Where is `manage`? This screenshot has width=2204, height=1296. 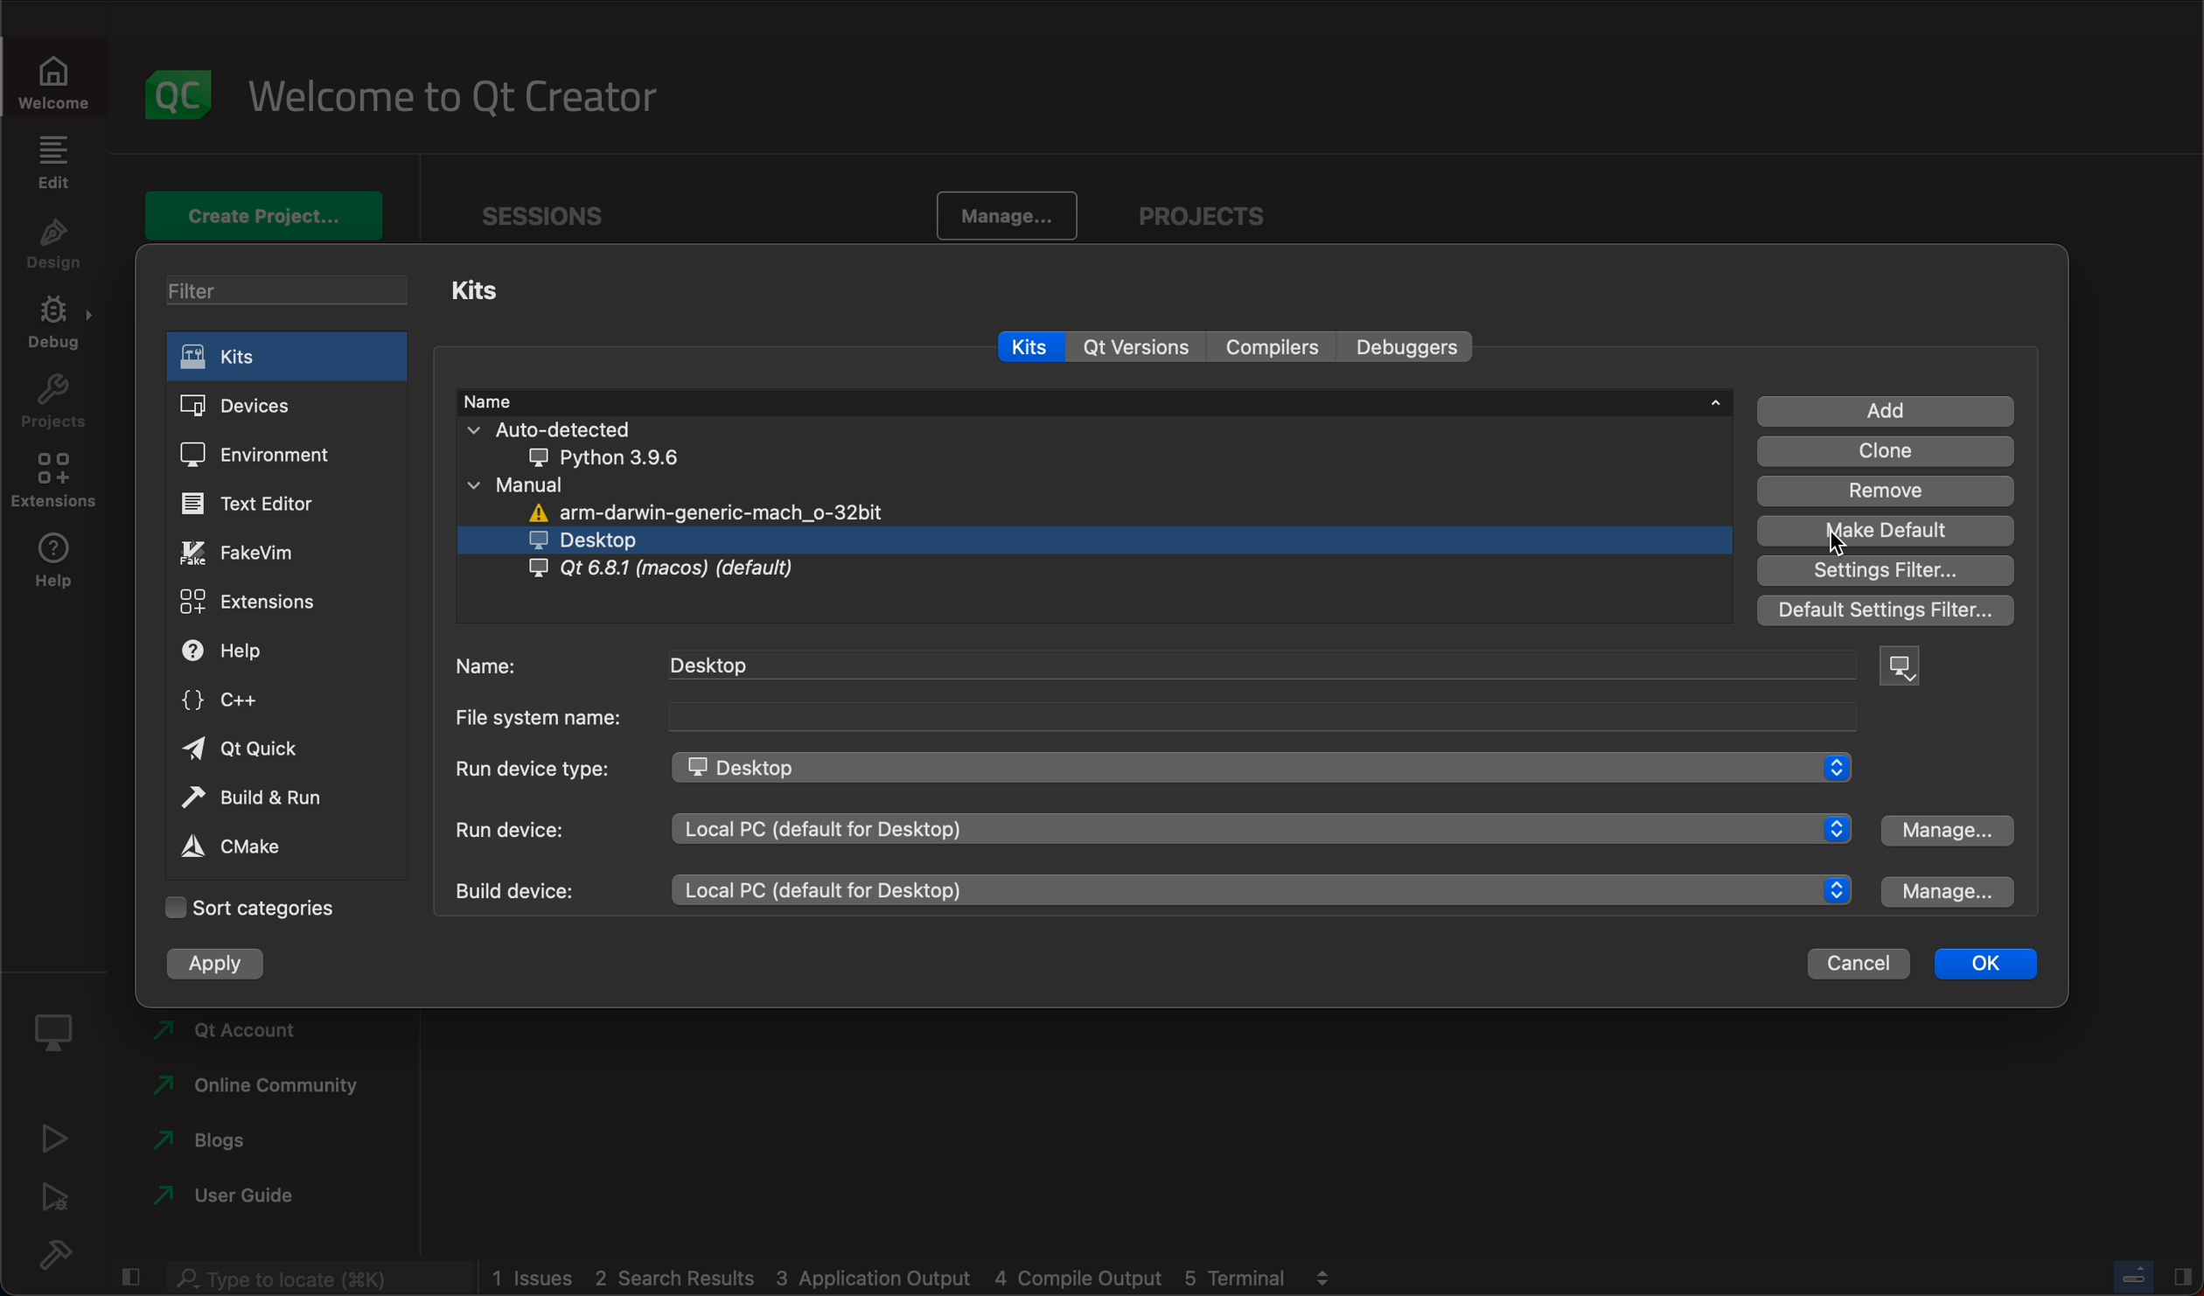
manage is located at coordinates (1949, 893).